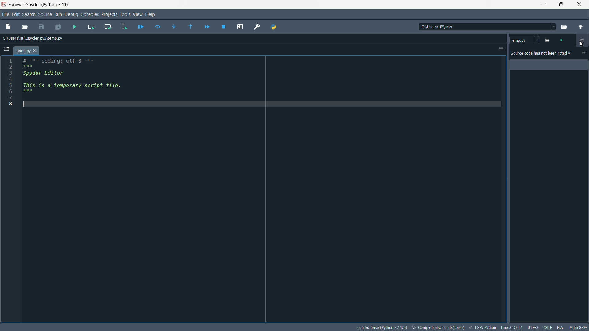 This screenshot has height=331, width=589. What do you see at coordinates (158, 27) in the screenshot?
I see `run current line` at bounding box center [158, 27].